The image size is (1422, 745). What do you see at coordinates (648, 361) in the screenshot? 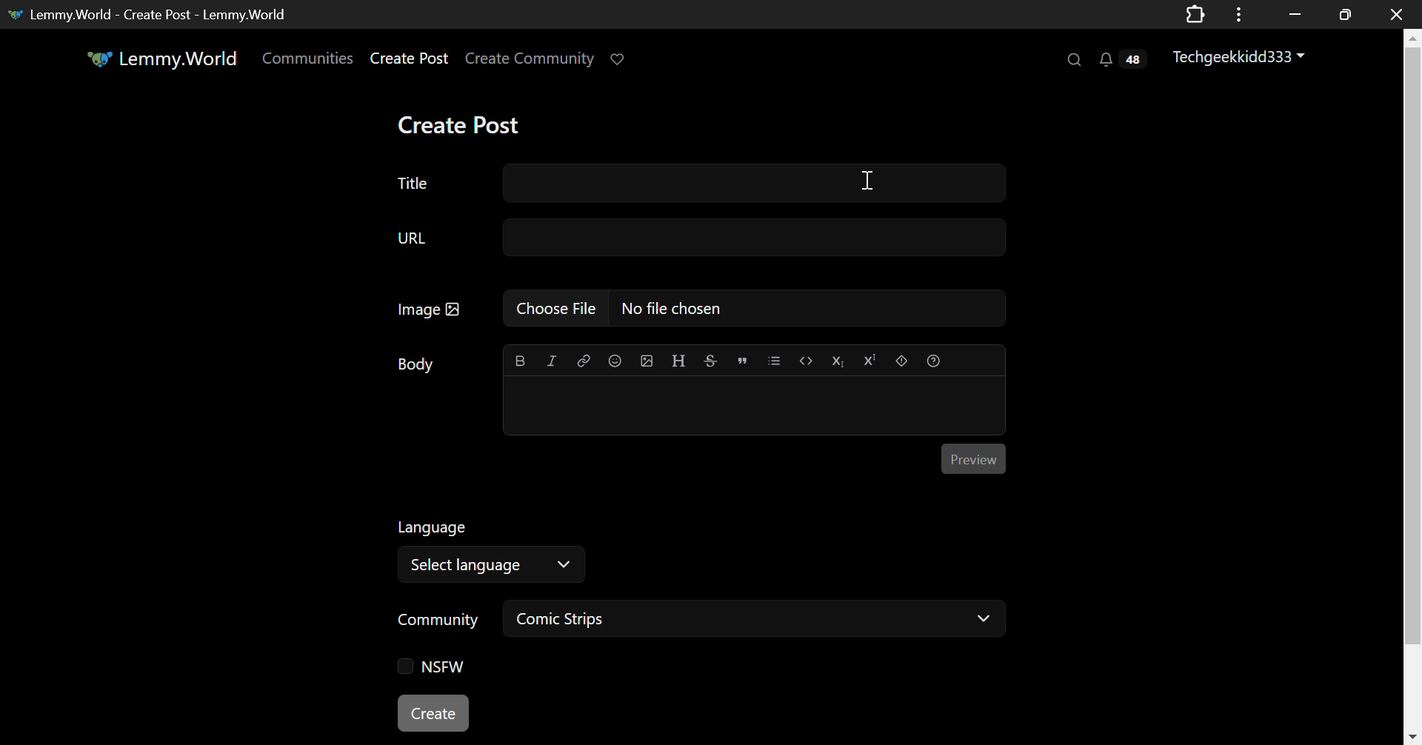
I see `upload image` at bounding box center [648, 361].